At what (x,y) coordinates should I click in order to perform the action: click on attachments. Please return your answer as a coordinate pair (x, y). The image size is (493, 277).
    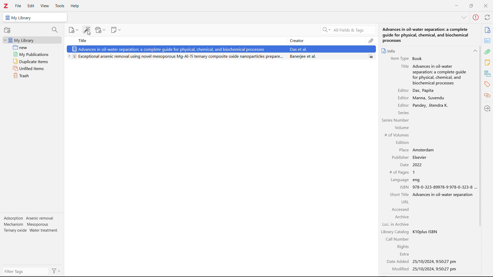
    Looking at the image, I should click on (371, 40).